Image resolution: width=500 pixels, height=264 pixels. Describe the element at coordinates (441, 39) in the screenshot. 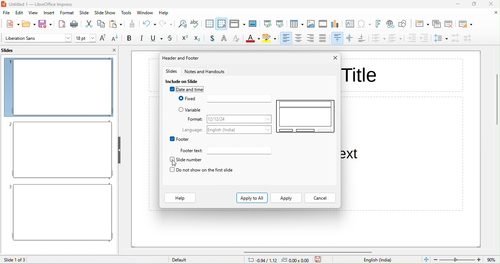

I see `set line spacing` at that location.